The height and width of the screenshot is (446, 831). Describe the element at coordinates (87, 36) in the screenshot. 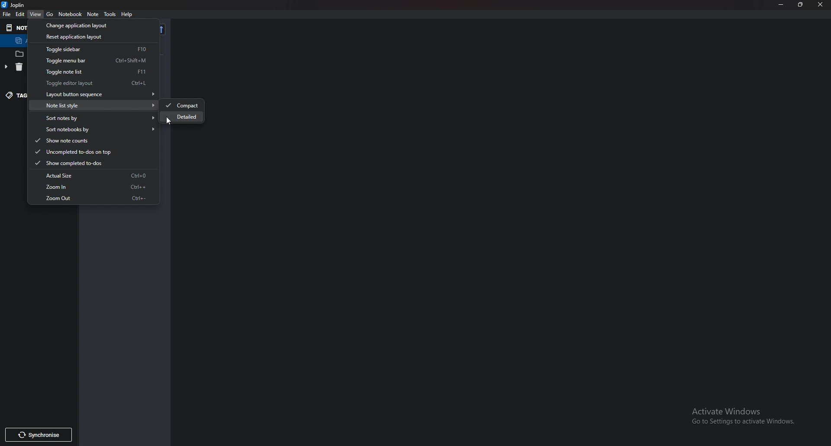

I see `Reset application layout` at that location.